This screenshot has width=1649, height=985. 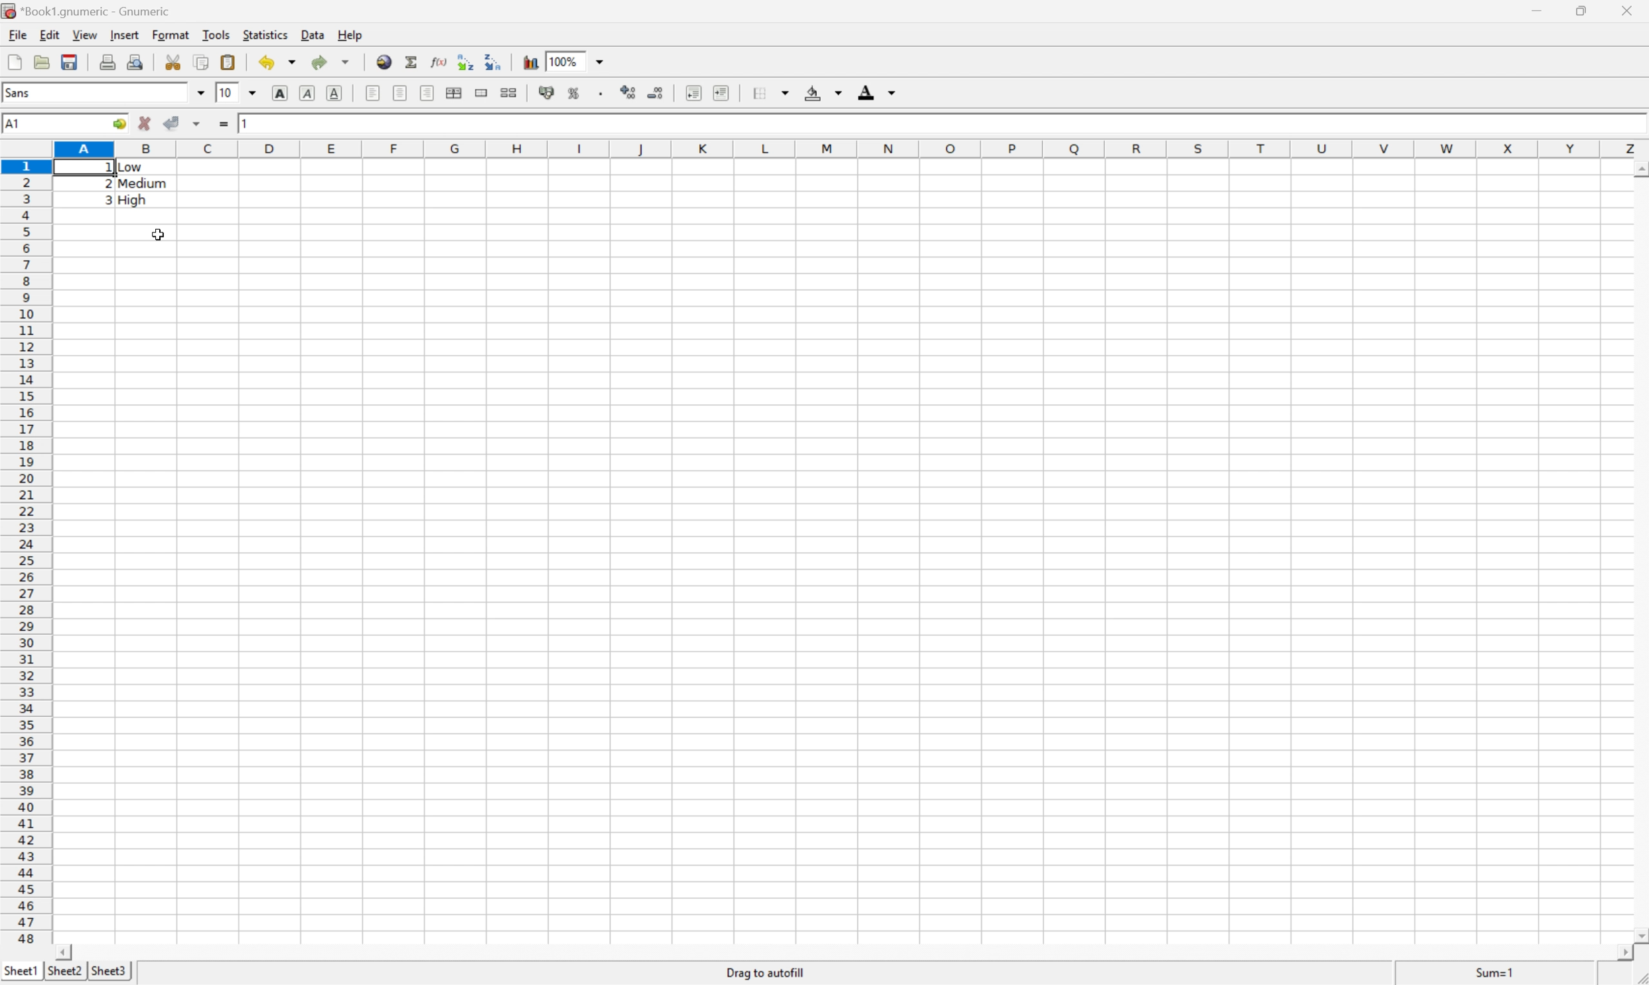 I want to click on High, so click(x=137, y=200).